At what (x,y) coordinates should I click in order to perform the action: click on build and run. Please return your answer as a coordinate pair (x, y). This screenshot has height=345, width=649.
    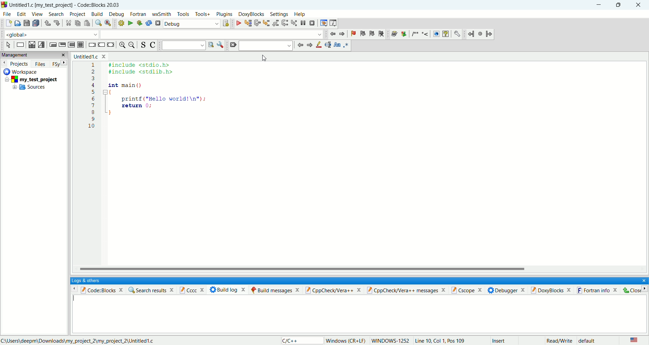
    Looking at the image, I should click on (138, 23).